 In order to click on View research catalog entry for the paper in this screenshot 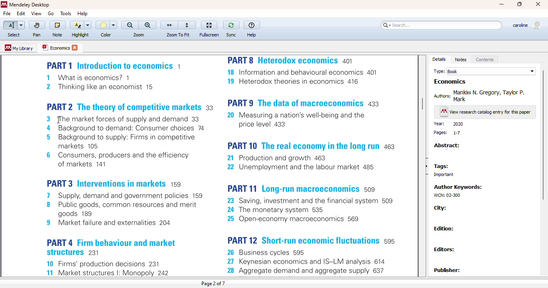, I will do `click(485, 111)`.